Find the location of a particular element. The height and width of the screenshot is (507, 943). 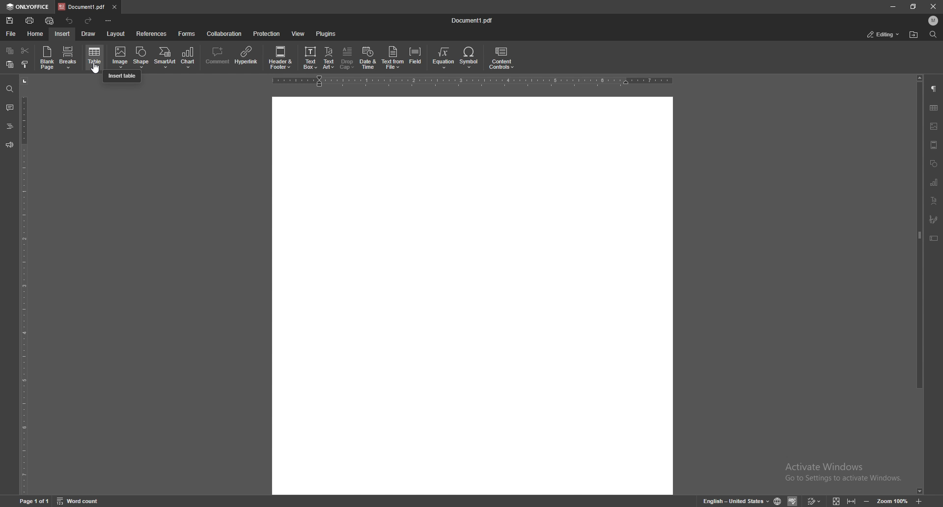

save is located at coordinates (11, 21).